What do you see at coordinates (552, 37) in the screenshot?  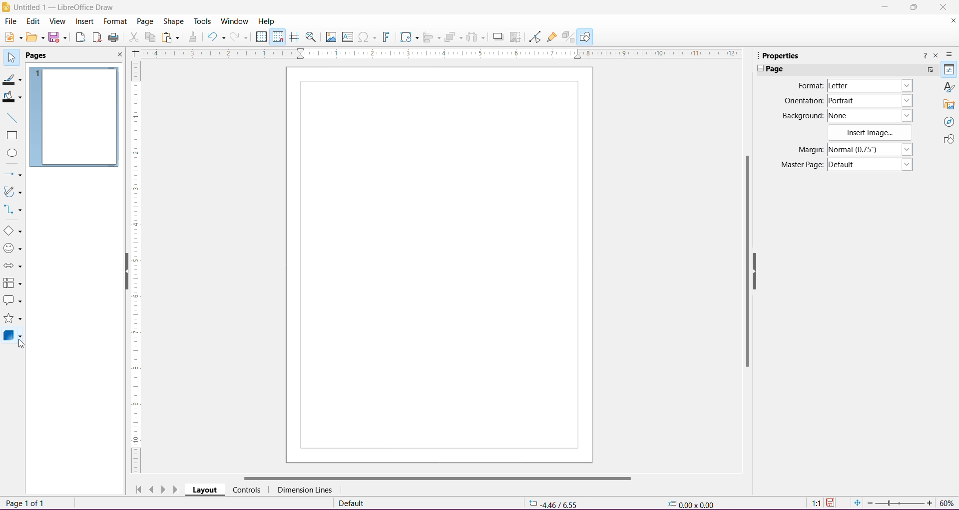 I see `Show Gluepoint Functions` at bounding box center [552, 37].